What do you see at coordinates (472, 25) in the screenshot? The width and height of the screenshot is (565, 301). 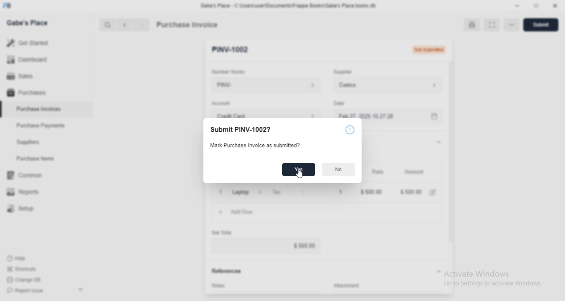 I see `Open print view` at bounding box center [472, 25].